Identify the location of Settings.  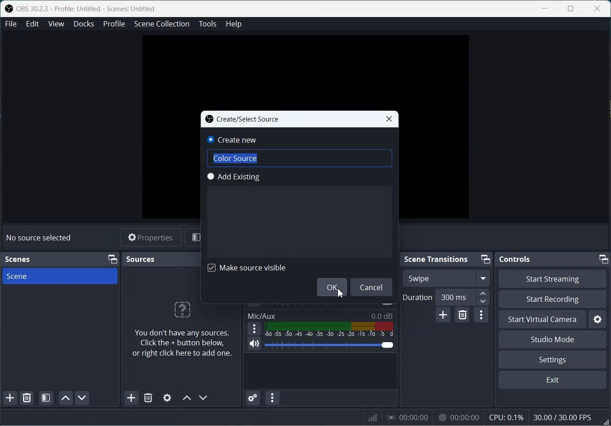
(552, 359).